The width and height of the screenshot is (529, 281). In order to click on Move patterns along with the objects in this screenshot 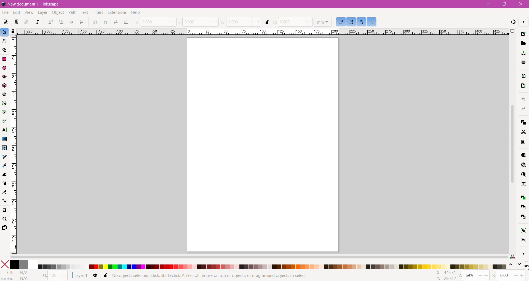, I will do `click(372, 22)`.